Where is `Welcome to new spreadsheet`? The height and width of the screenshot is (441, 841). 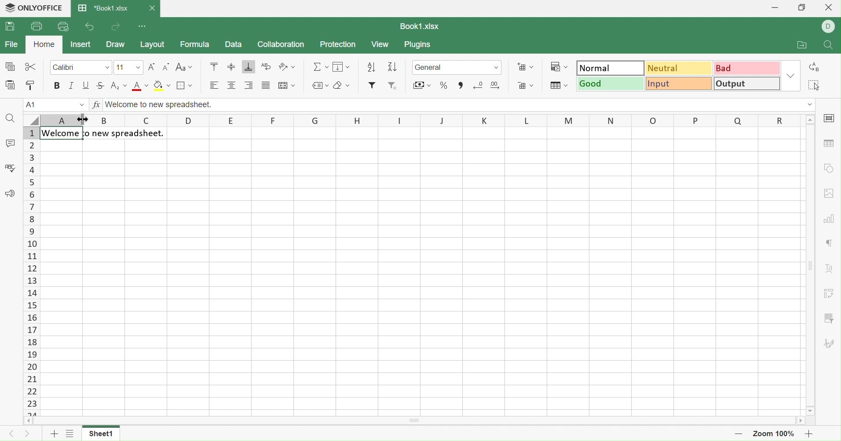
Welcome to new spreadsheet is located at coordinates (104, 134).